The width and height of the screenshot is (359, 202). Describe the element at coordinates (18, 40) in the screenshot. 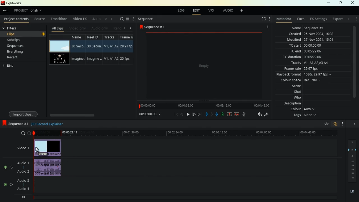

I see `subclips` at that location.